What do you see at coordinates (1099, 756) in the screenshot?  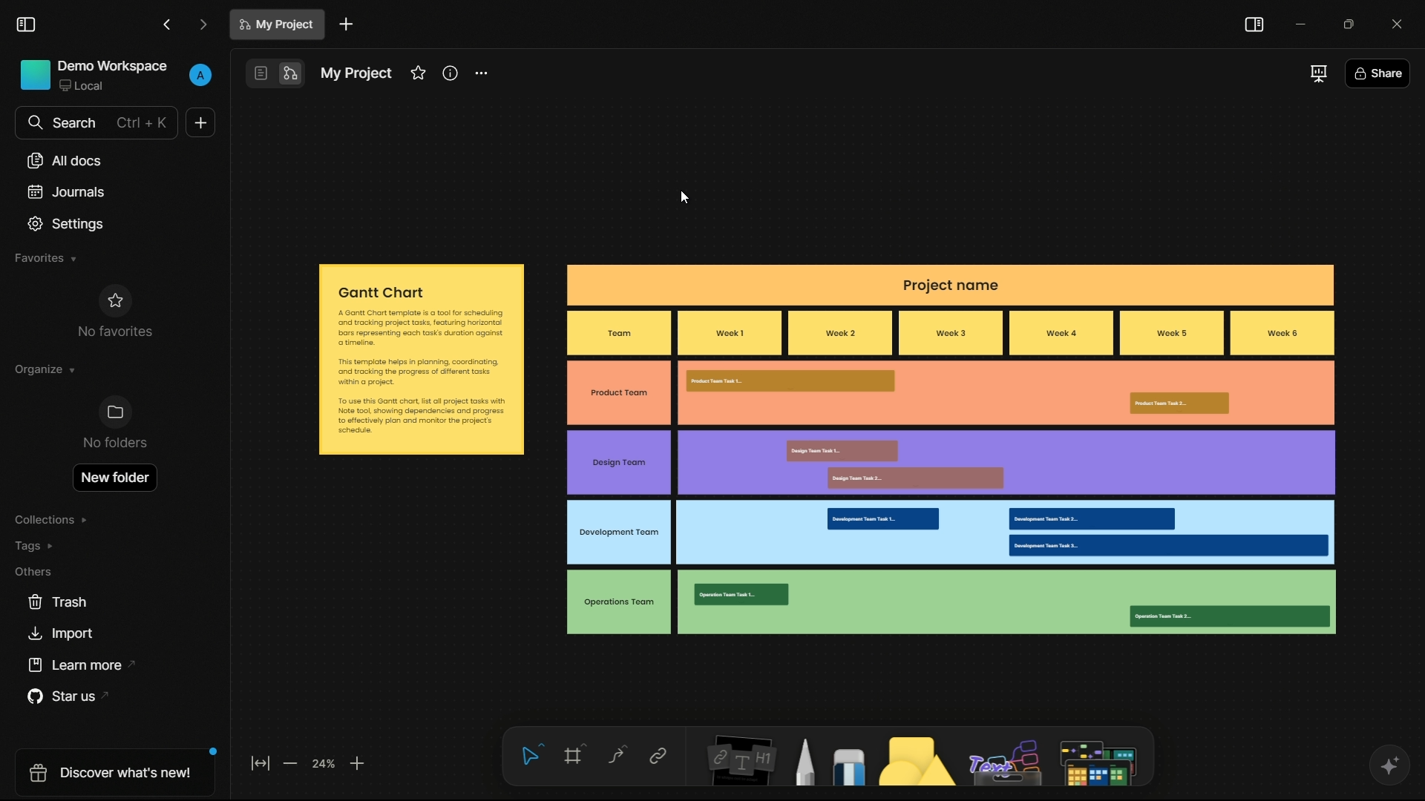 I see `more tools` at bounding box center [1099, 756].